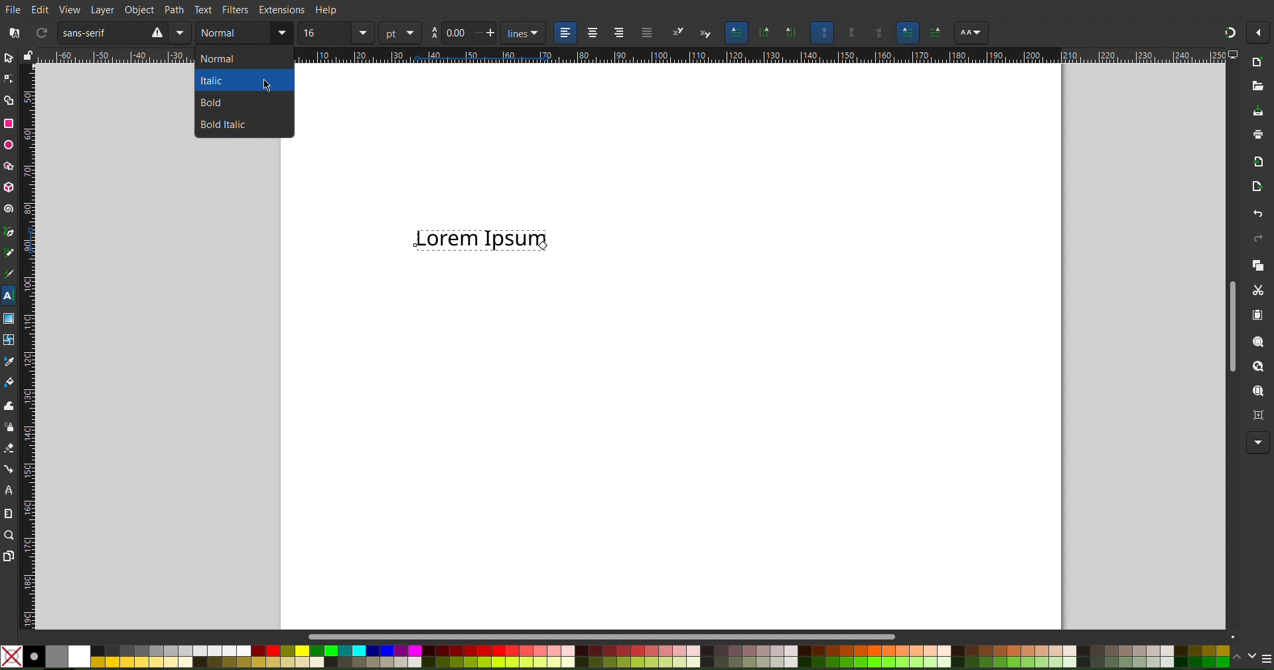 The height and width of the screenshot is (670, 1274). Describe the element at coordinates (9, 295) in the screenshot. I see `Text Tool` at that location.